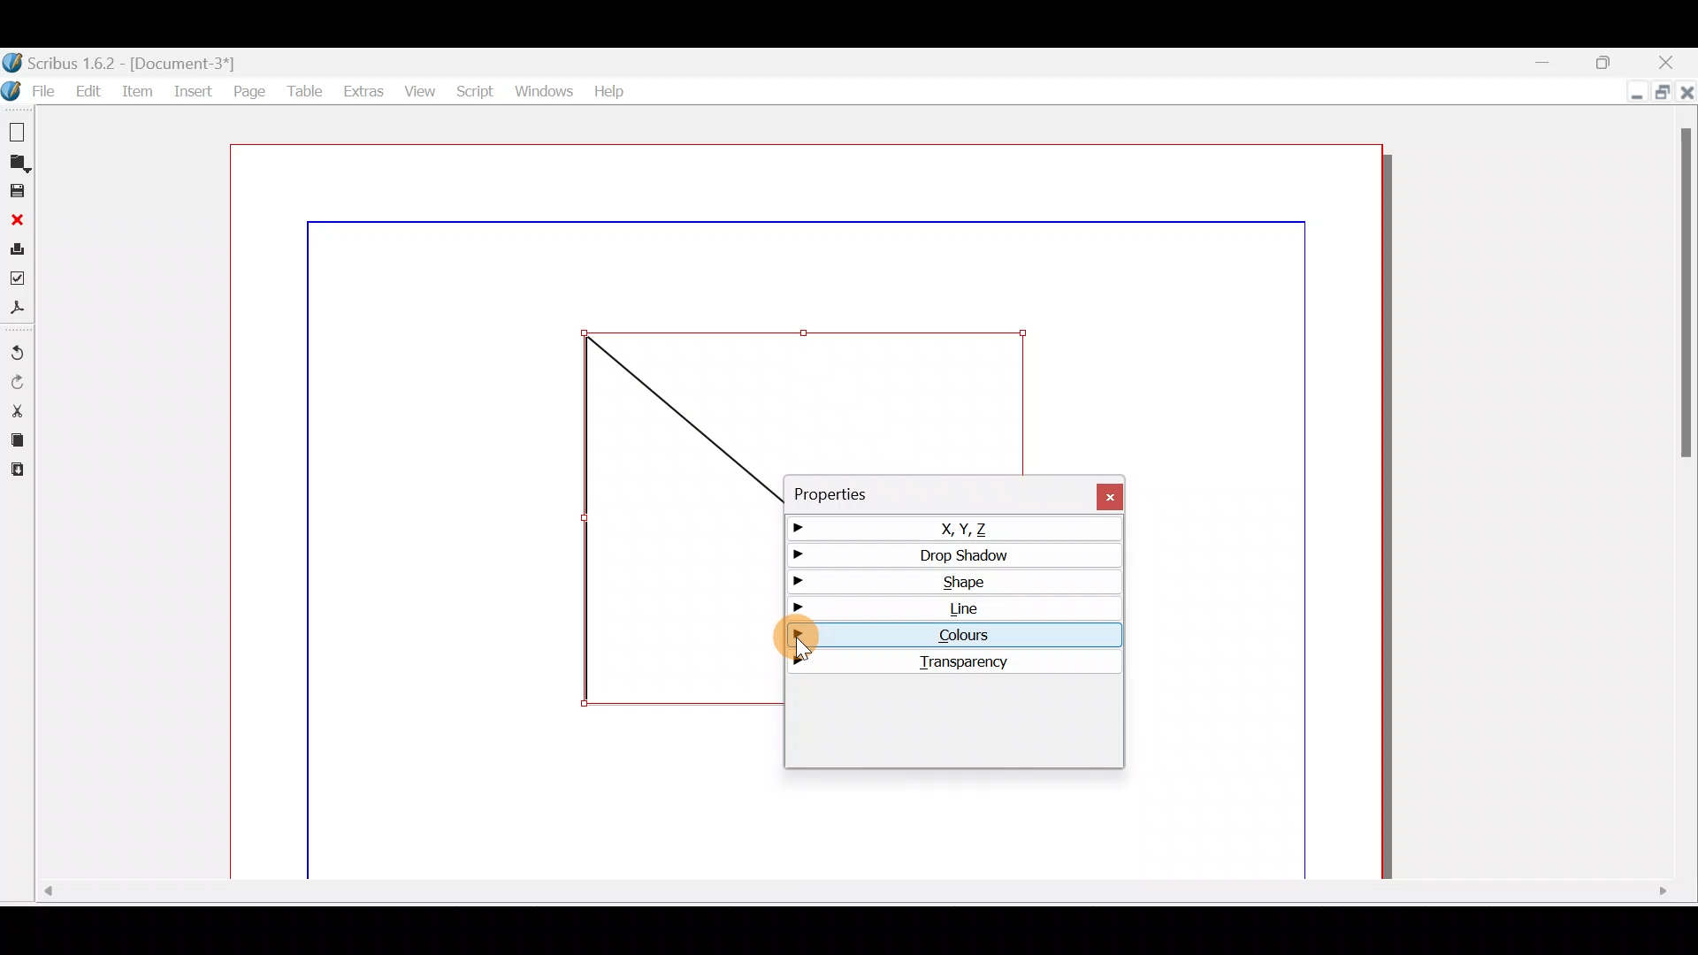 Image resolution: width=1698 pixels, height=955 pixels. Describe the element at coordinates (28, 91) in the screenshot. I see `File` at that location.